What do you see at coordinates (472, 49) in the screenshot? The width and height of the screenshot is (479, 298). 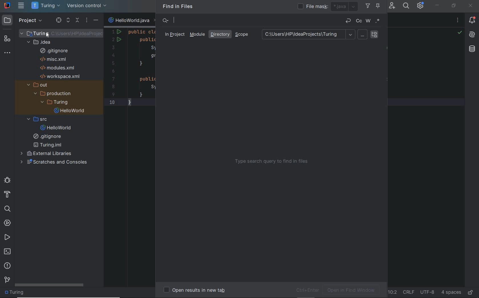 I see `Database` at bounding box center [472, 49].